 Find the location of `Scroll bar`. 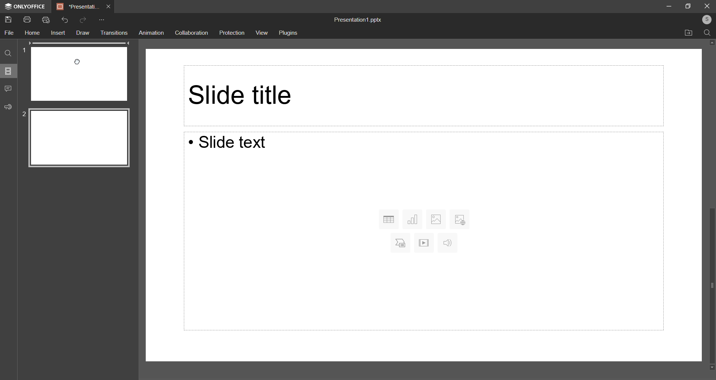

Scroll bar is located at coordinates (708, 283).